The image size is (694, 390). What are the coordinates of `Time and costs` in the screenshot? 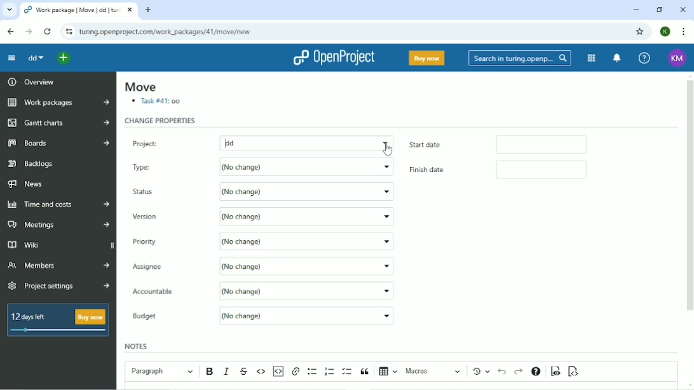 It's located at (58, 205).